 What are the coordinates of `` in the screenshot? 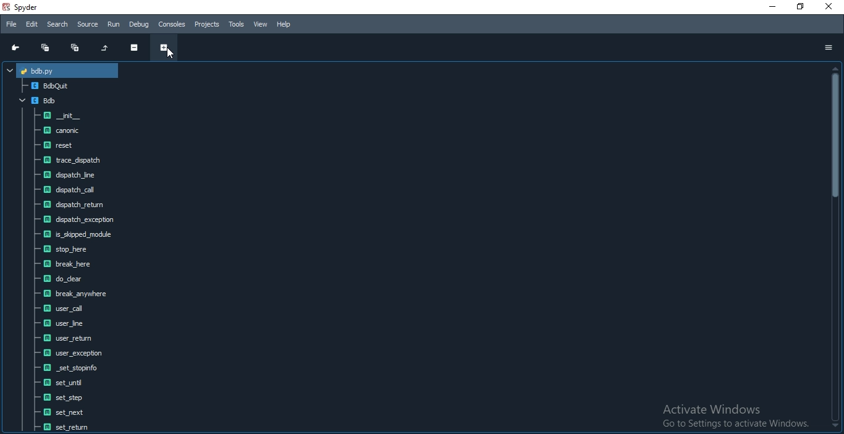 It's located at (736, 416).